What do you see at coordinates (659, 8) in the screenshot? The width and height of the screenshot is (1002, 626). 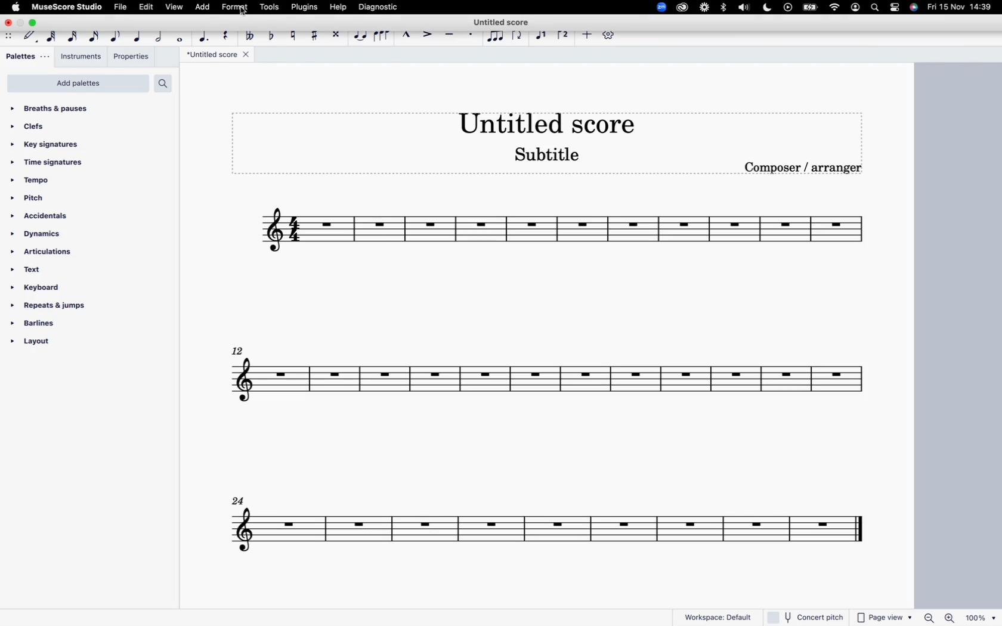 I see `zoom` at bounding box center [659, 8].